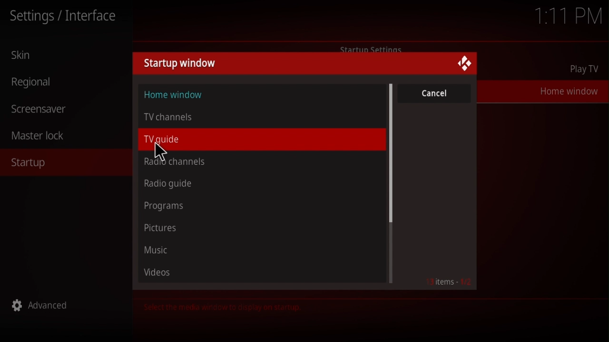 The image size is (609, 342). I want to click on pictures, so click(163, 227).